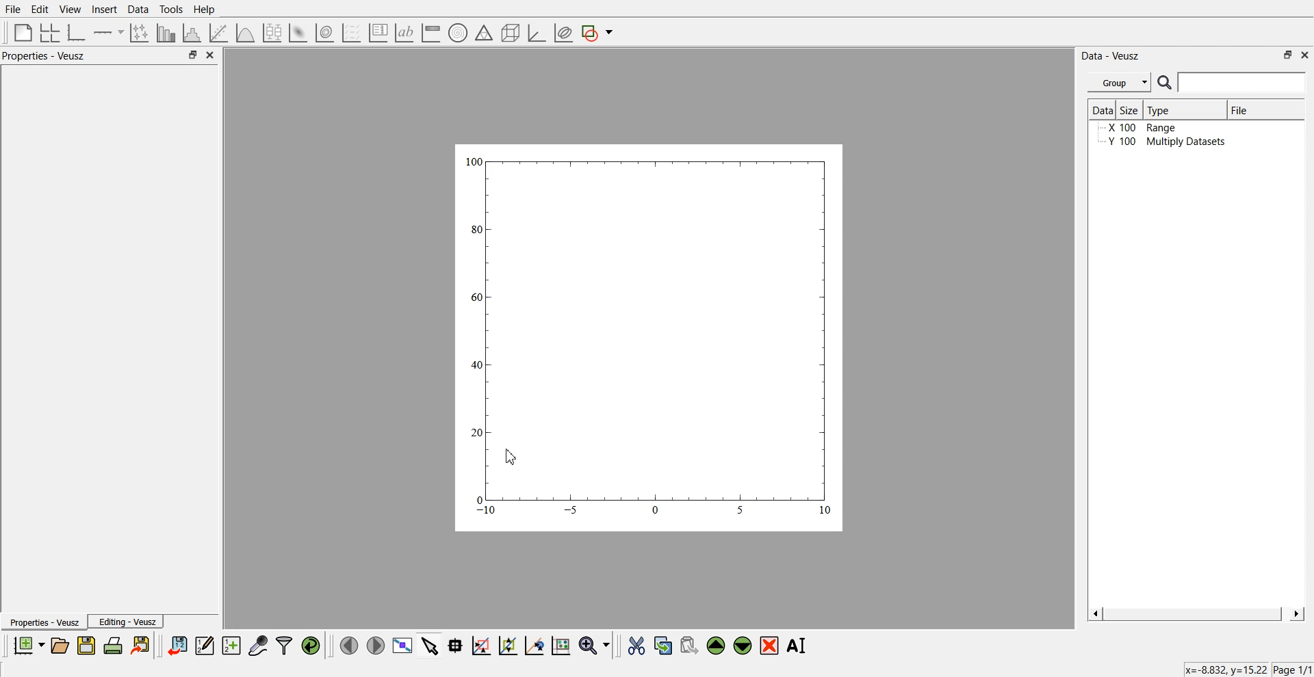 This screenshot has width=1314, height=677. What do you see at coordinates (130, 79) in the screenshot?
I see `enter notes field` at bounding box center [130, 79].